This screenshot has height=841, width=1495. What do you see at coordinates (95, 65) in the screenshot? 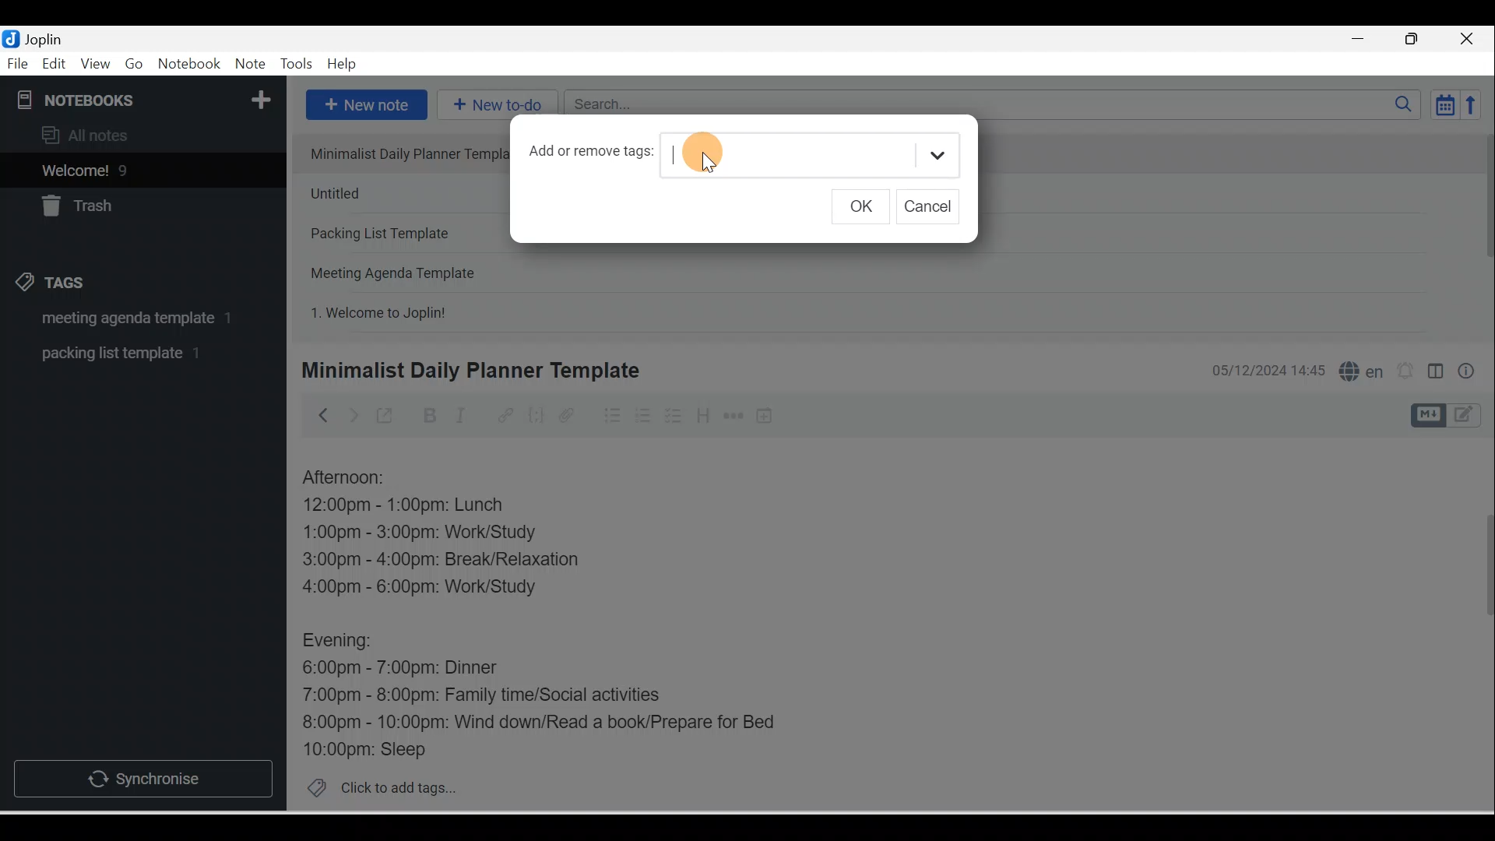
I see `View` at bounding box center [95, 65].